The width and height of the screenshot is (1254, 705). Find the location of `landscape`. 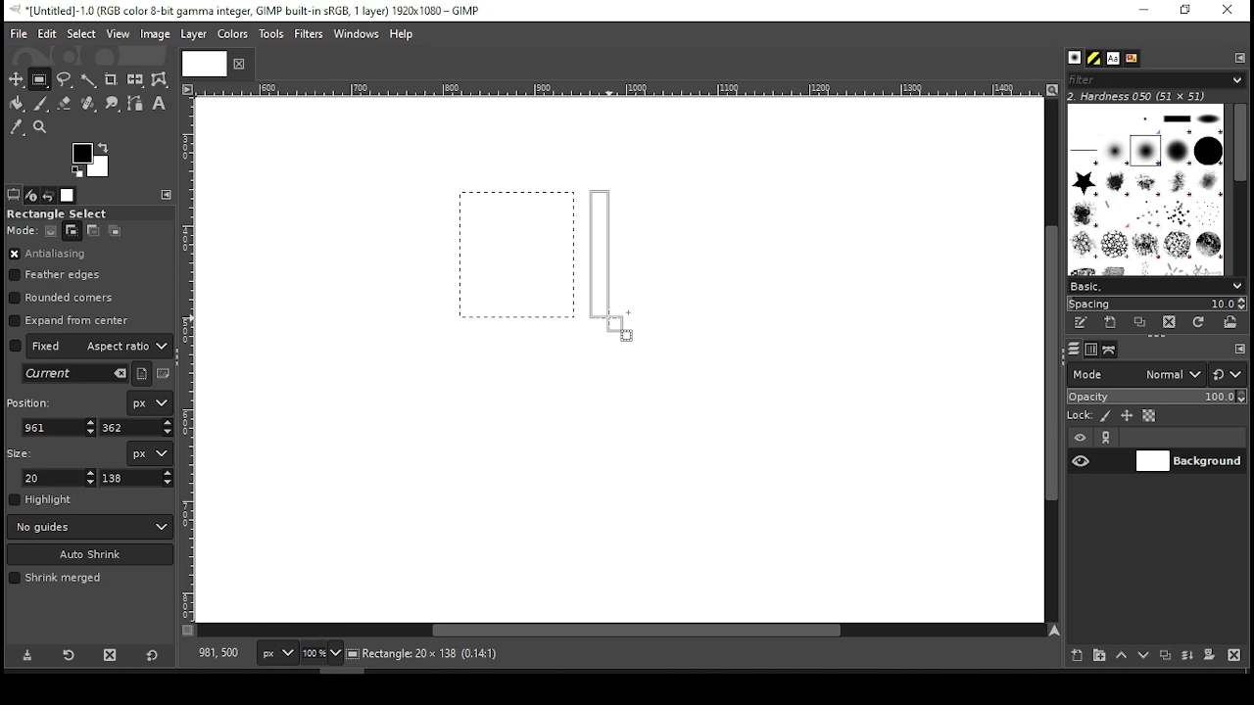

landscape is located at coordinates (165, 375).